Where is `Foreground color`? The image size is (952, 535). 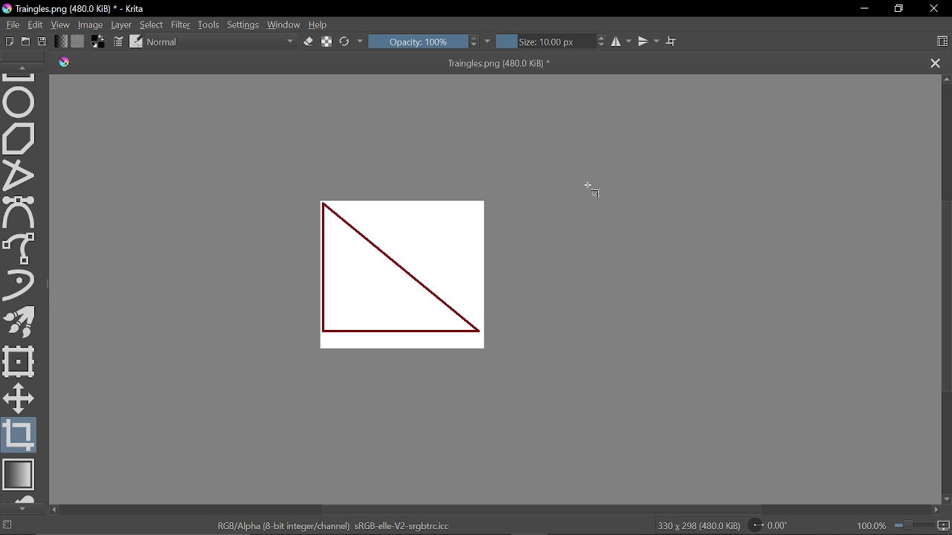
Foreground color is located at coordinates (99, 41).